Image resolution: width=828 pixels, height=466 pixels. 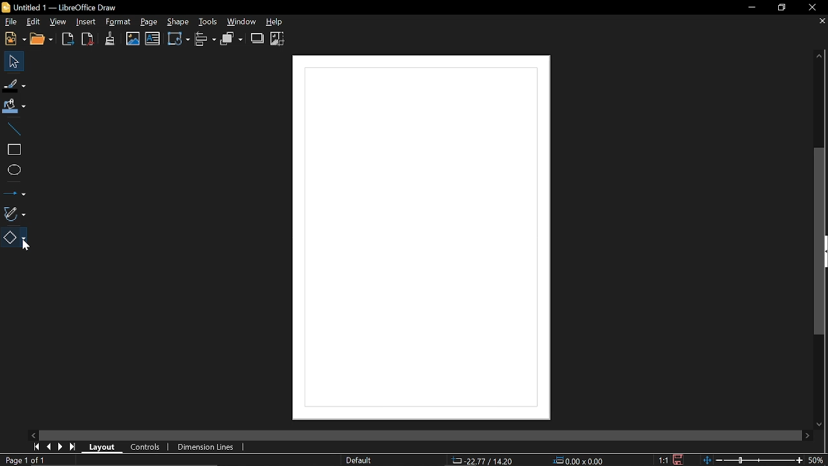 What do you see at coordinates (820, 21) in the screenshot?
I see `Close page` at bounding box center [820, 21].